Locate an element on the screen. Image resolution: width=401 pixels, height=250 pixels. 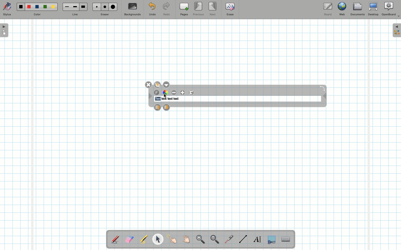
text is located at coordinates (170, 99).